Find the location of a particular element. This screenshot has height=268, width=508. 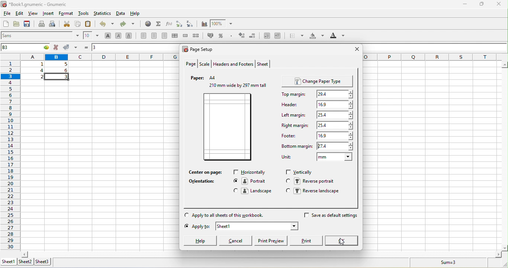

25.4 is located at coordinates (334, 125).